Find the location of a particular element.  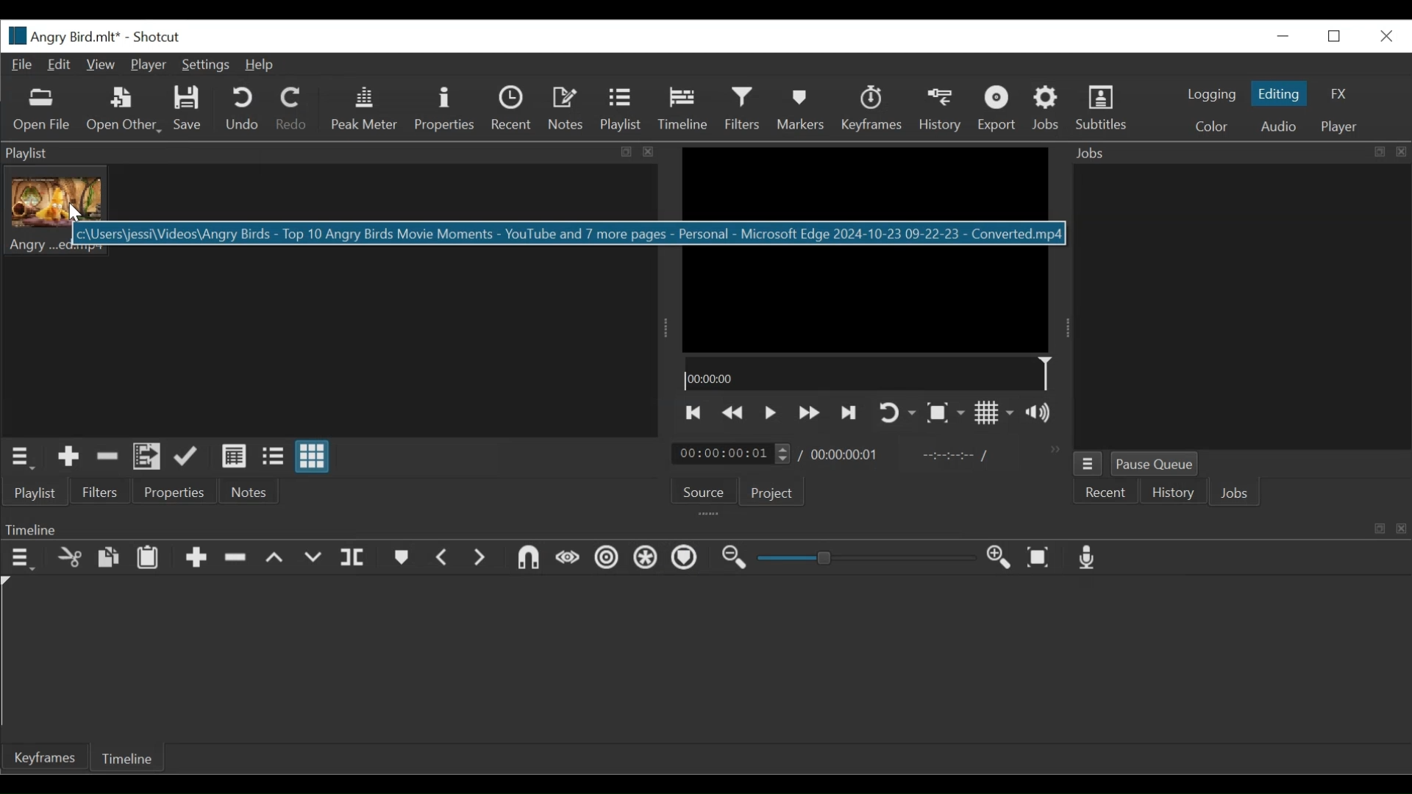

Edit is located at coordinates (61, 65).